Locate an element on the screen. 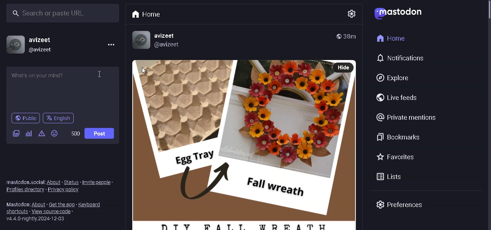 The height and width of the screenshot is (230, 491). text is located at coordinates (17, 204).